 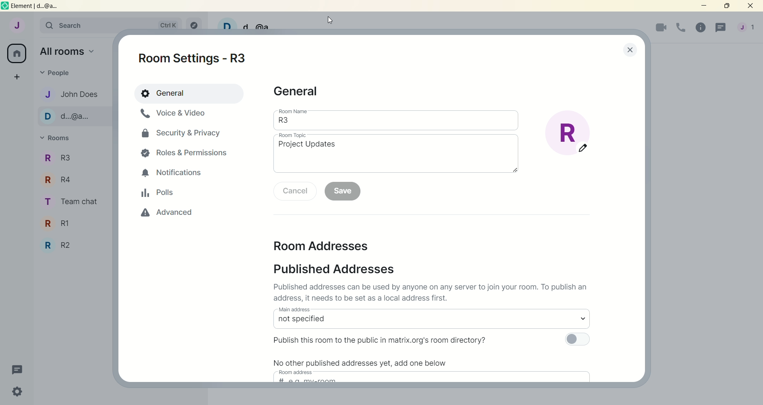 I want to click on voice call, so click(x=681, y=27).